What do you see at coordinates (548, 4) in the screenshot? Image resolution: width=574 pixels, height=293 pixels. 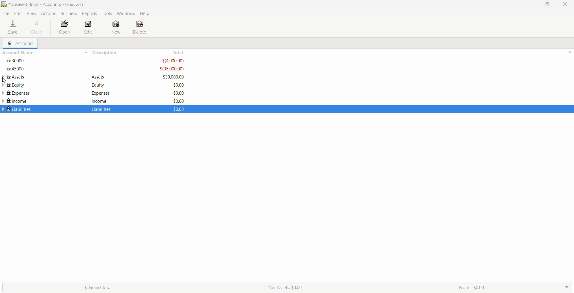 I see `Restore Down` at bounding box center [548, 4].